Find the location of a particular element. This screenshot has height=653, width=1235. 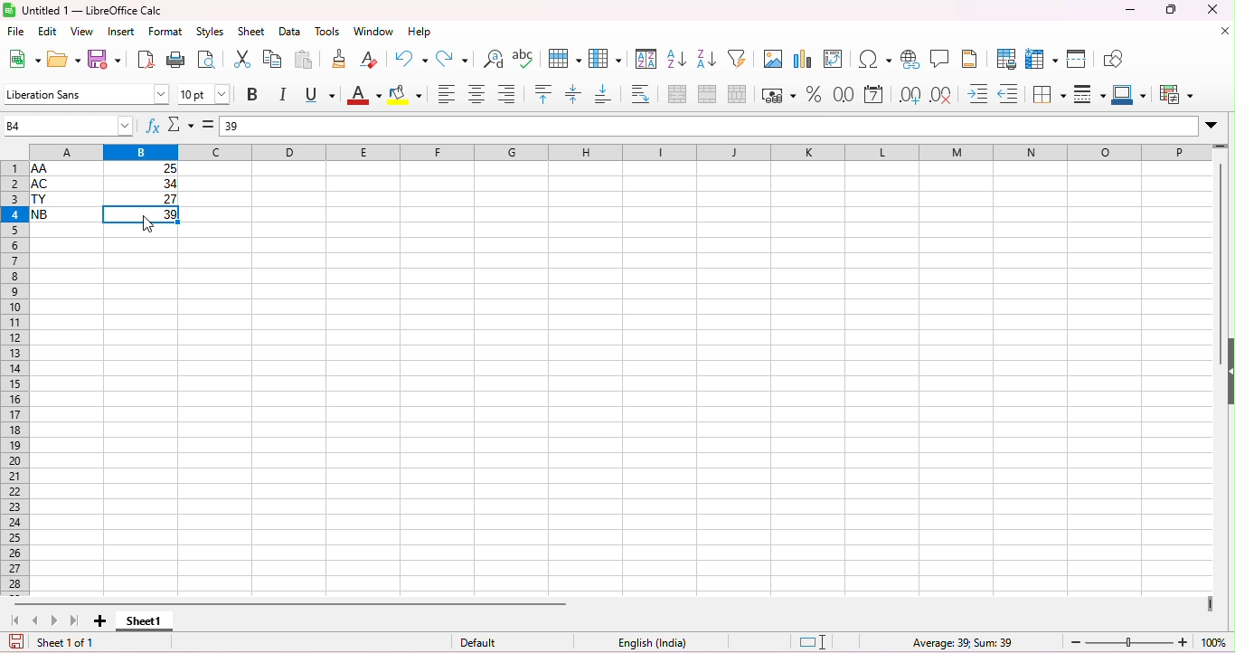

column is located at coordinates (605, 58).